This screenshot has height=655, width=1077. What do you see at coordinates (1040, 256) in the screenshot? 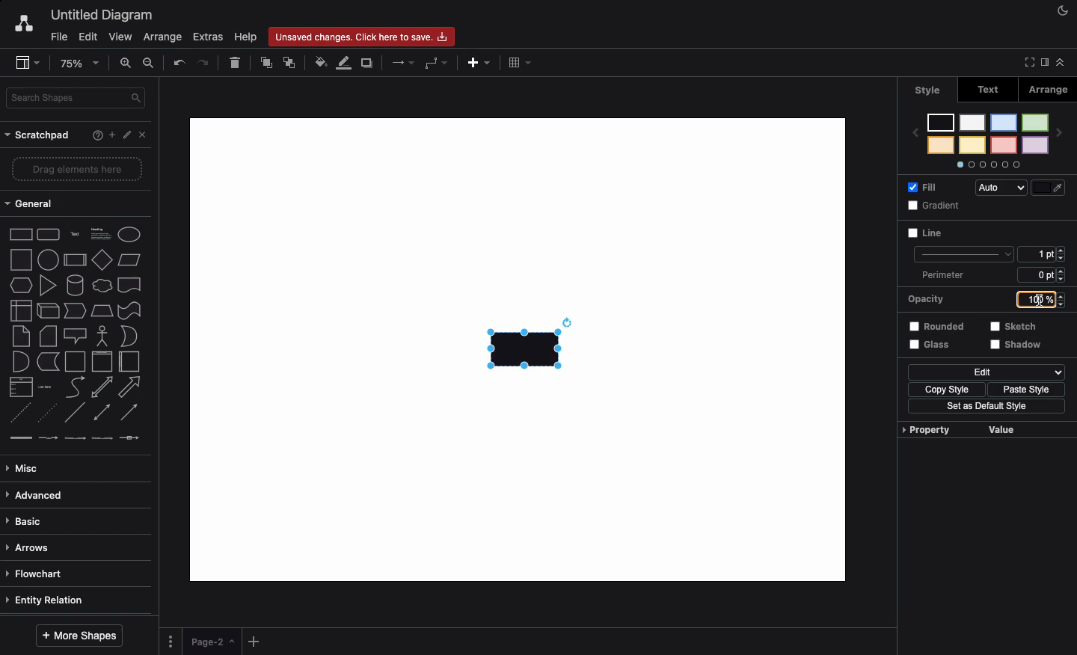
I see `1 pt` at bounding box center [1040, 256].